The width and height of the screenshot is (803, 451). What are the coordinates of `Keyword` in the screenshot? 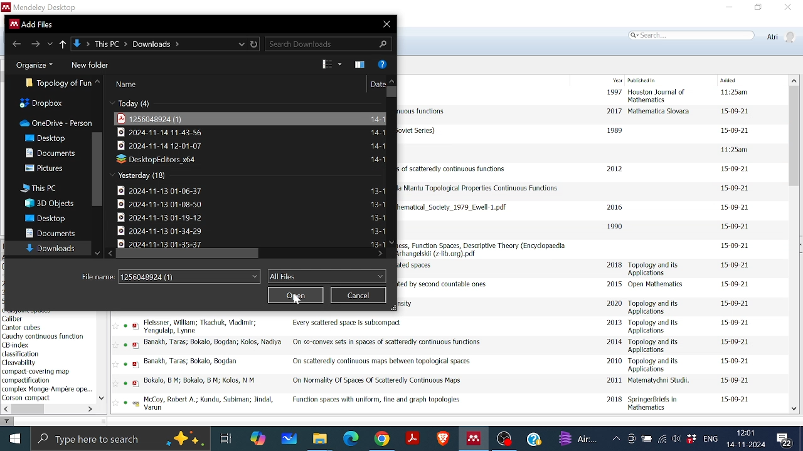 It's located at (44, 390).